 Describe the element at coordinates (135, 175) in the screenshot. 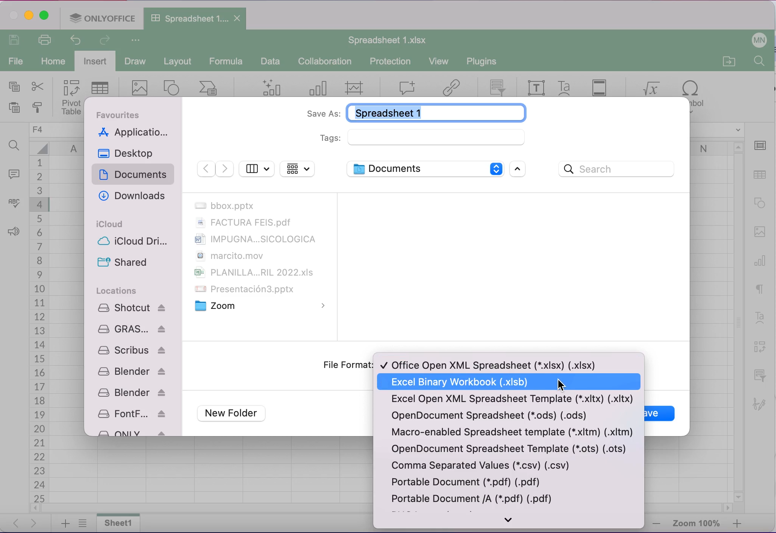

I see `documents` at that location.